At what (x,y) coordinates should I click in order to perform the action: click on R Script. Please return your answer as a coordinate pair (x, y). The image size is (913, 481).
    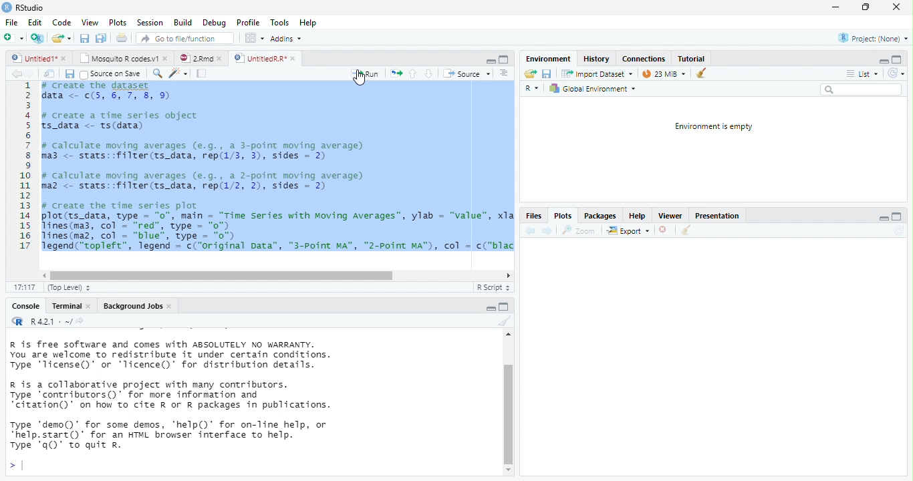
    Looking at the image, I should click on (492, 287).